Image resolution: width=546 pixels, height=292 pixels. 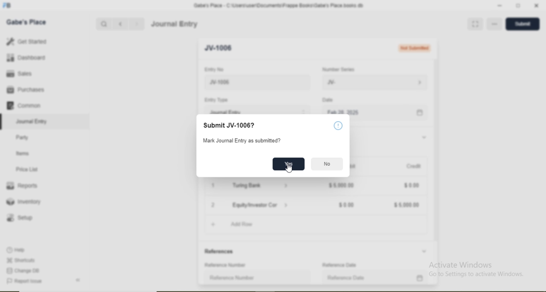 What do you see at coordinates (289, 169) in the screenshot?
I see `Cursor` at bounding box center [289, 169].